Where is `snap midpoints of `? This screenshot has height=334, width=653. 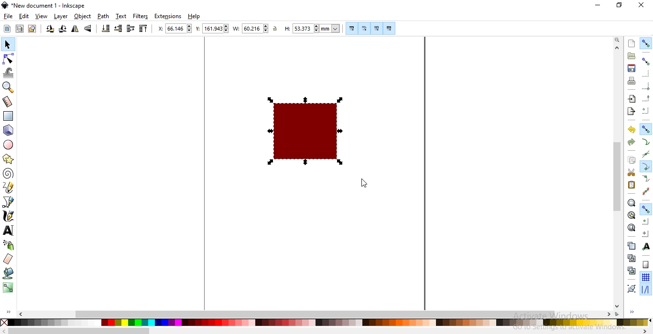
snap midpoints of  is located at coordinates (646, 99).